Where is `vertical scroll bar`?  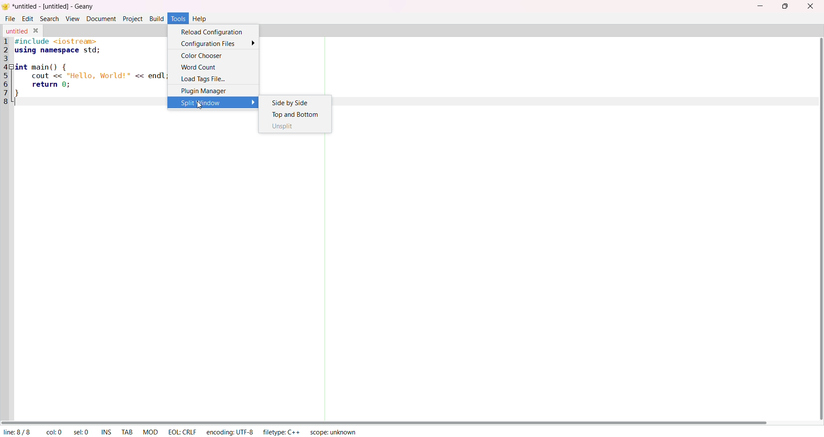 vertical scroll bar is located at coordinates (818, 229).